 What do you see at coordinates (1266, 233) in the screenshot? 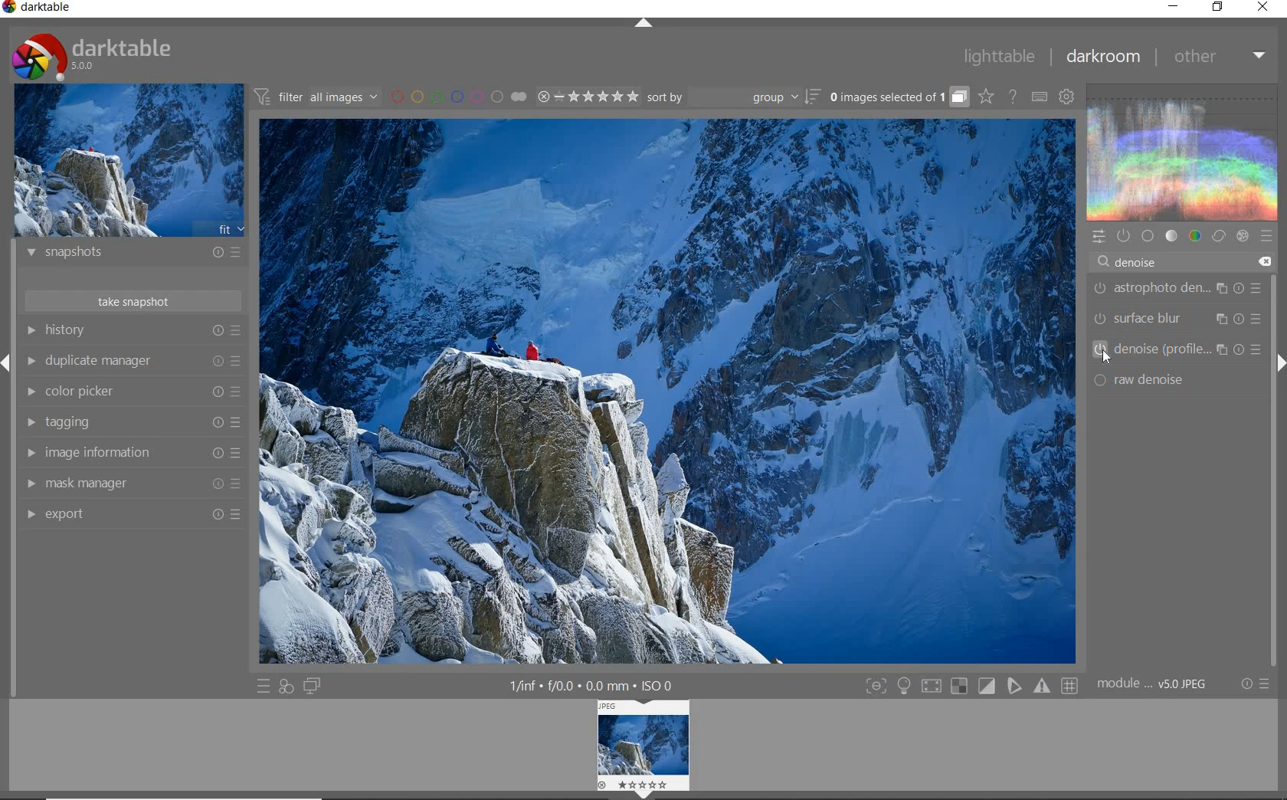
I see `presets` at bounding box center [1266, 233].